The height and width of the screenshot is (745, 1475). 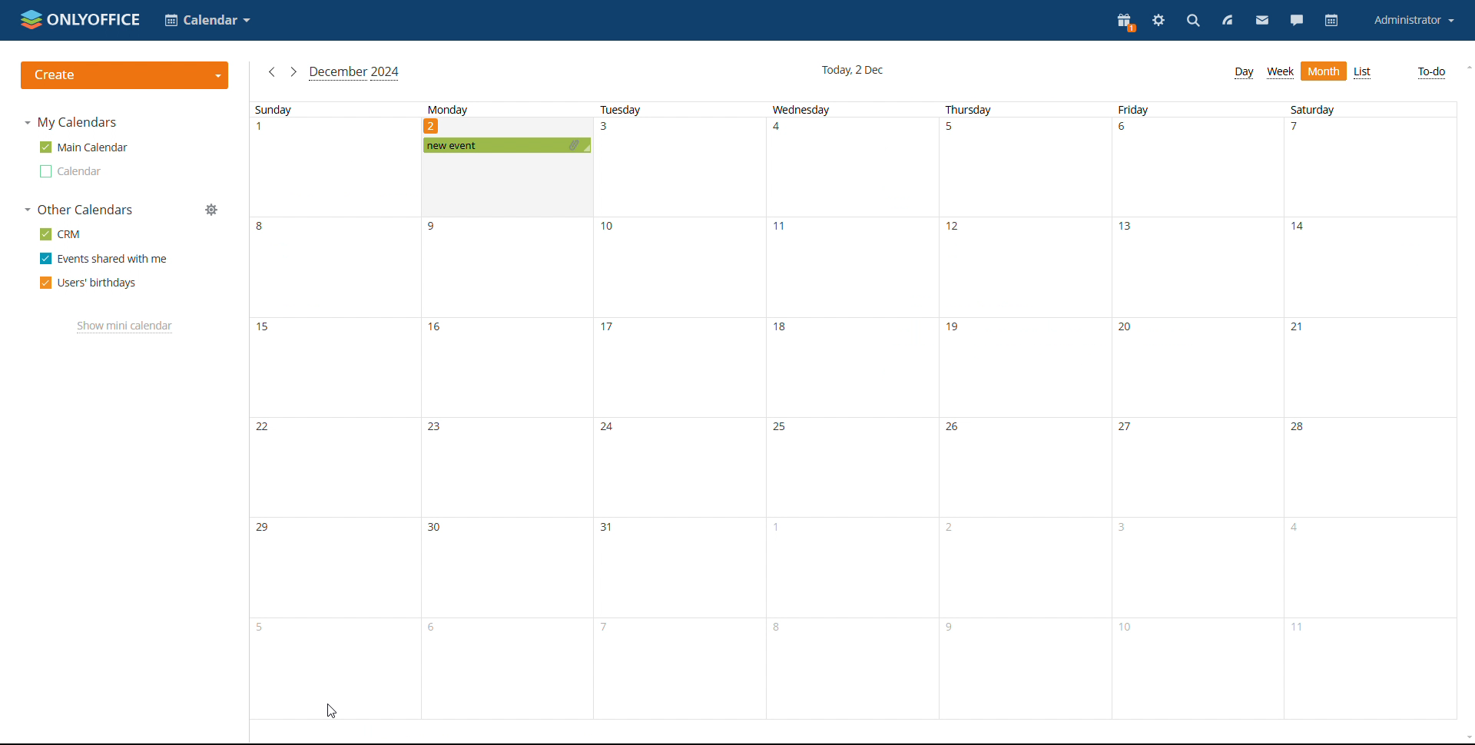 What do you see at coordinates (1430, 72) in the screenshot?
I see `to-do` at bounding box center [1430, 72].